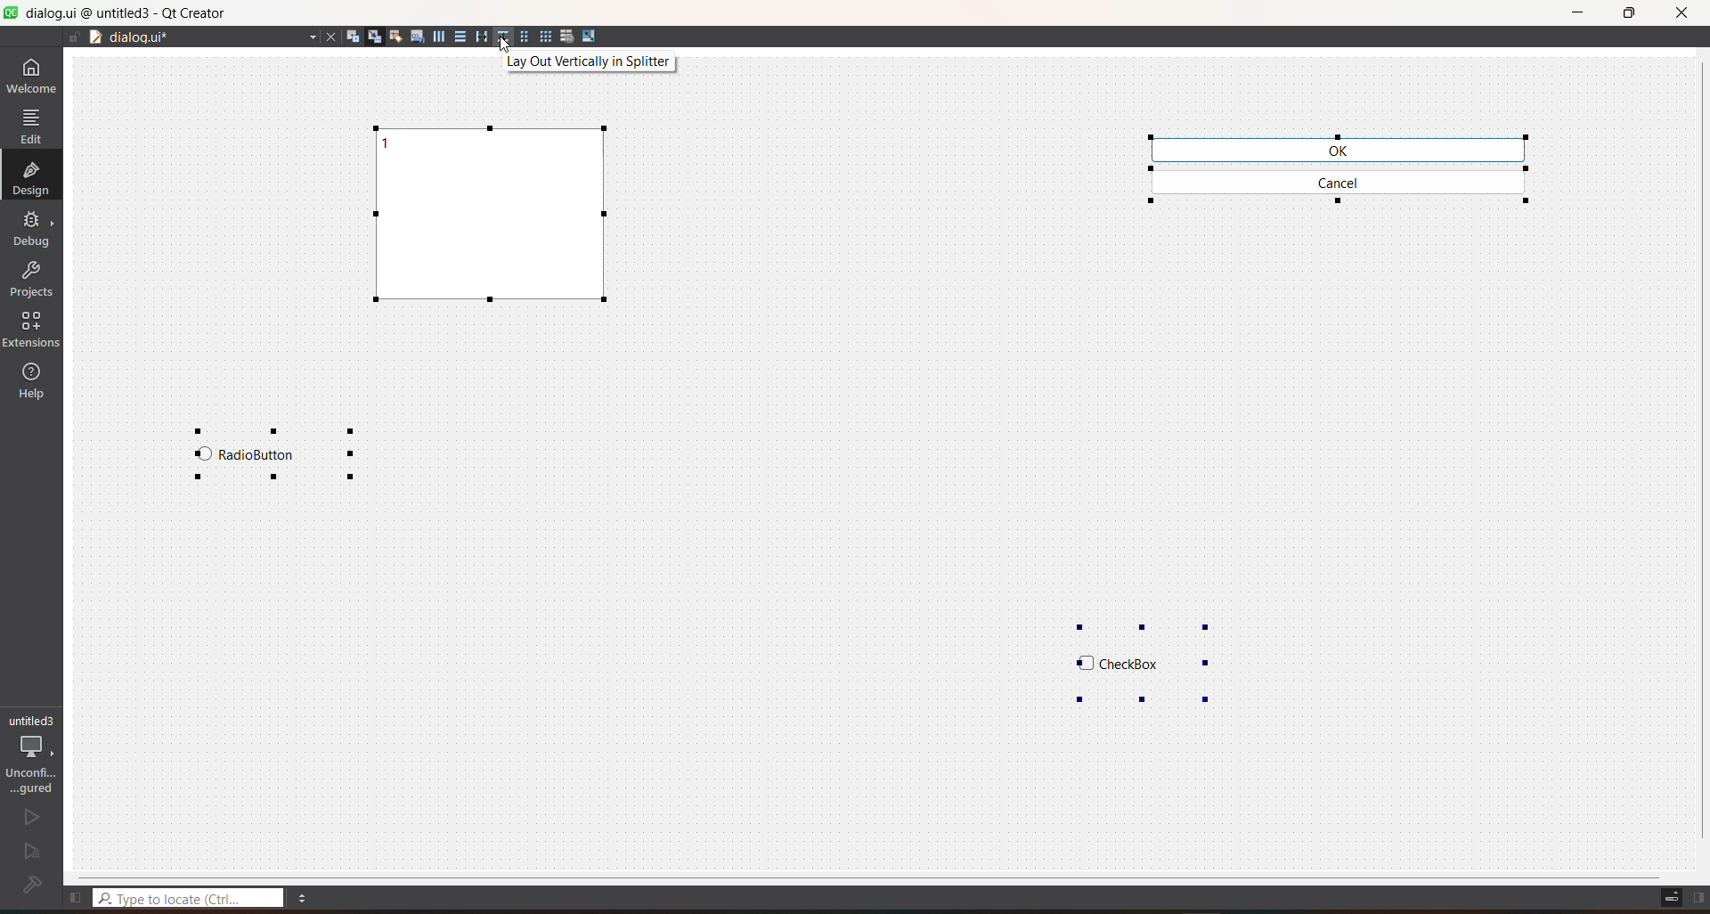 The width and height of the screenshot is (1710, 914). Describe the element at coordinates (211, 37) in the screenshot. I see `current file name` at that location.